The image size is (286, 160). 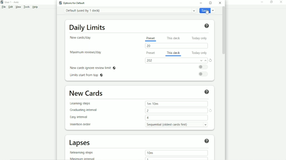 What do you see at coordinates (150, 153) in the screenshot?
I see `10m` at bounding box center [150, 153].